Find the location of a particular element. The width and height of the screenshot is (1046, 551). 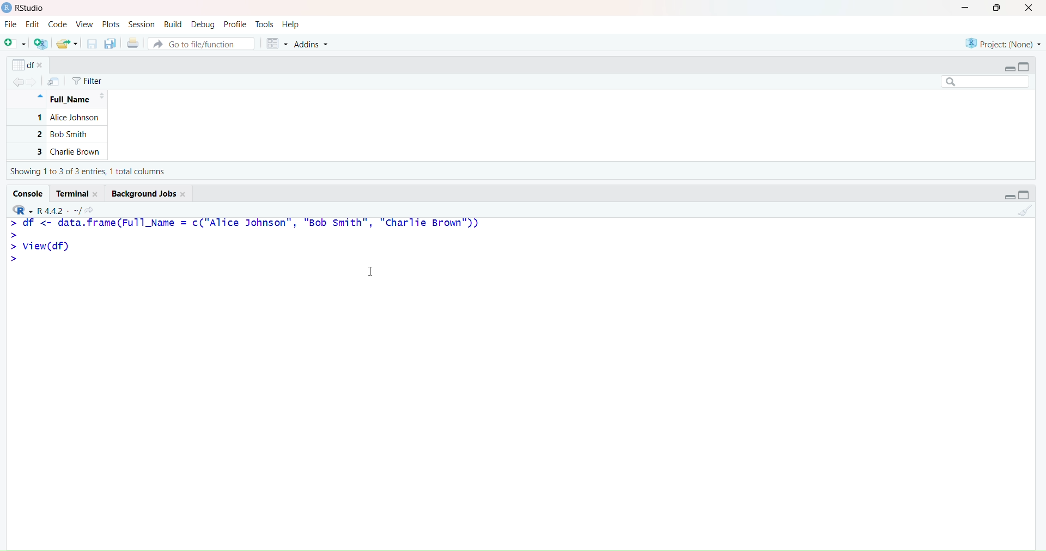

Go to file/function is located at coordinates (202, 43).